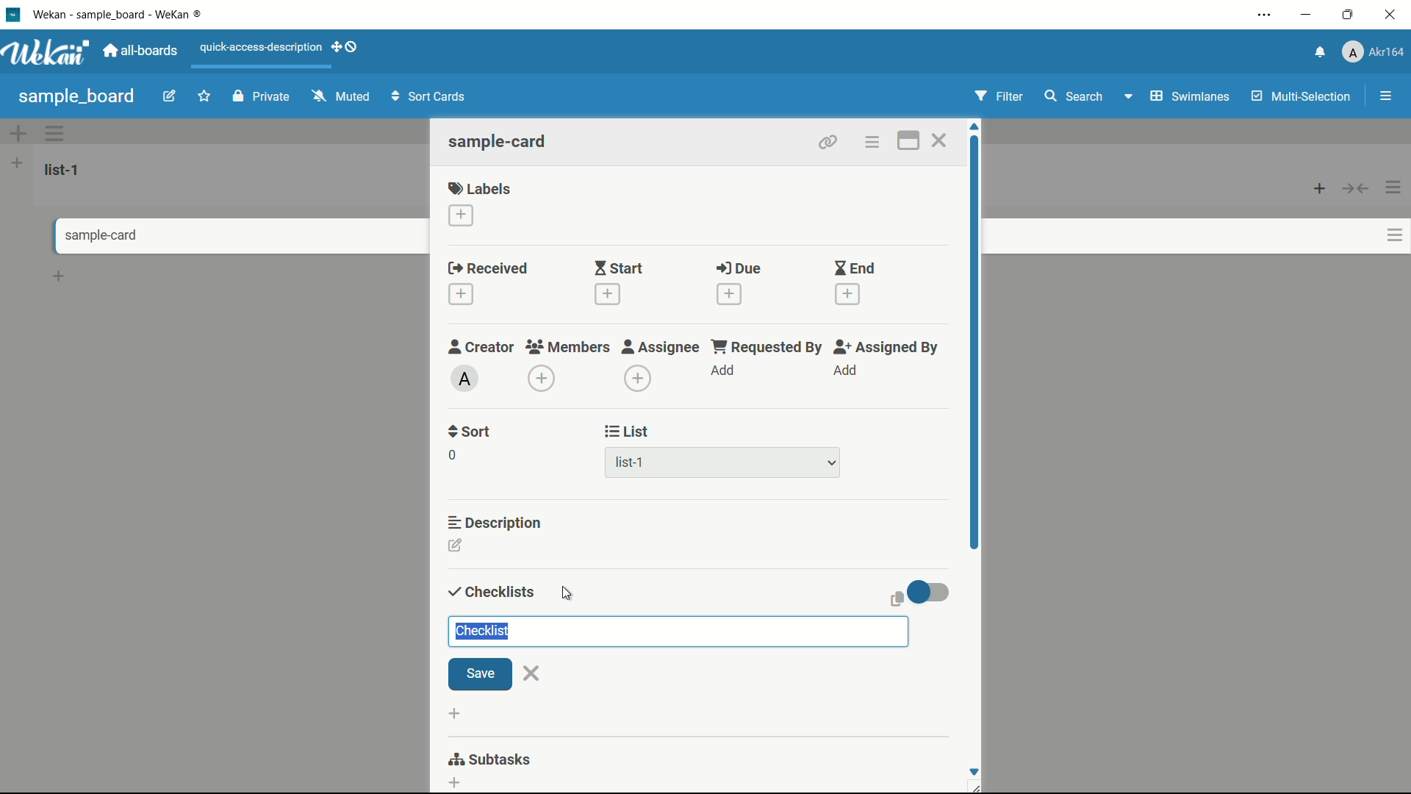  What do you see at coordinates (499, 141) in the screenshot?
I see `card name` at bounding box center [499, 141].